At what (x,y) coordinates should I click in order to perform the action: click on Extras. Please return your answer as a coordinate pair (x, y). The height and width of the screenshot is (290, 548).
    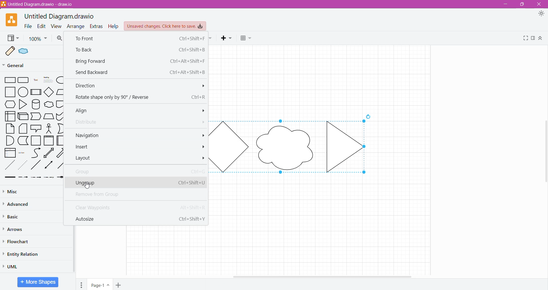
    Looking at the image, I should click on (96, 27).